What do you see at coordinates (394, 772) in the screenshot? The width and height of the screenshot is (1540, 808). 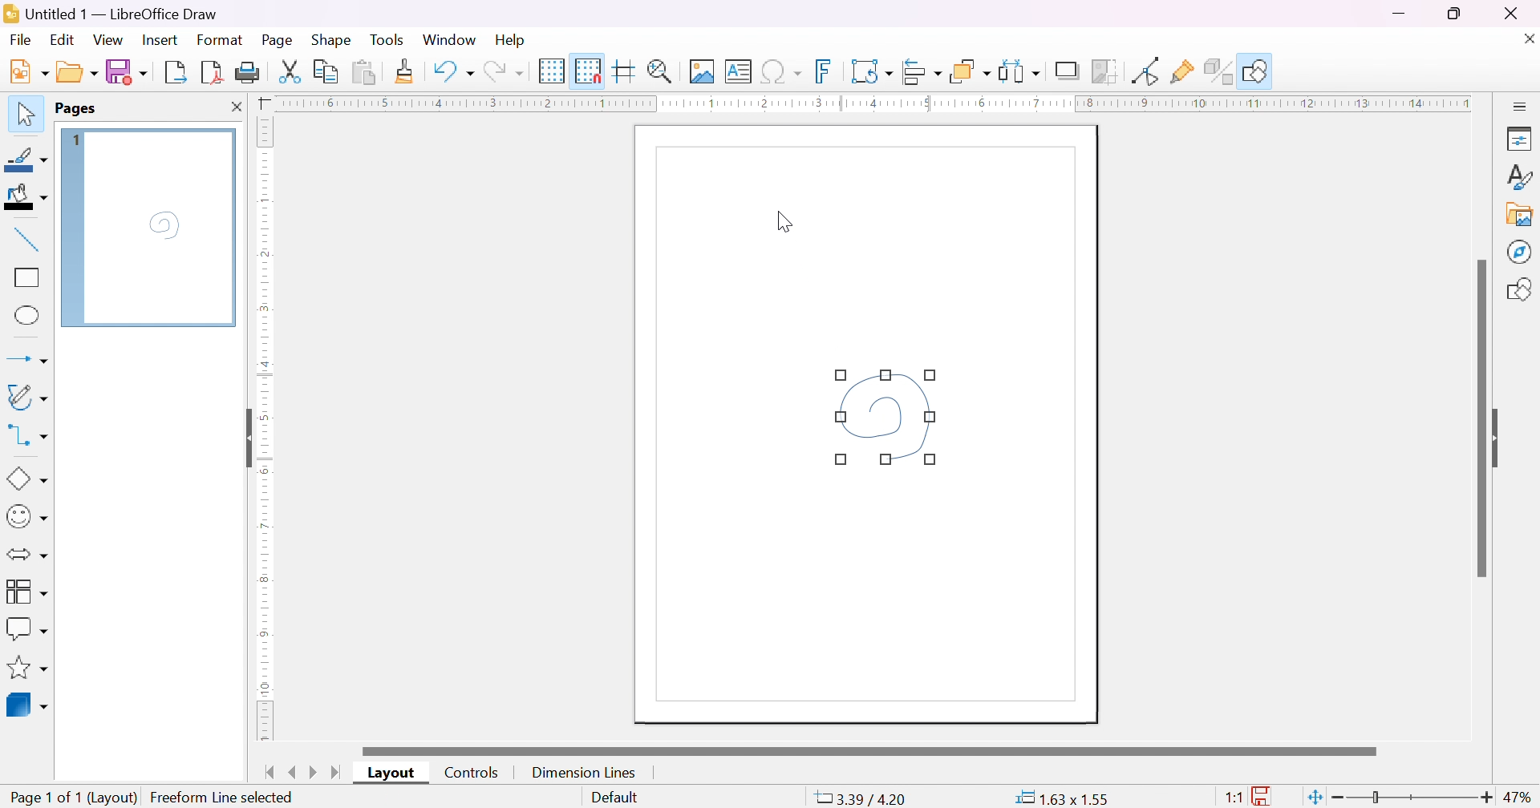 I see `layout` at bounding box center [394, 772].